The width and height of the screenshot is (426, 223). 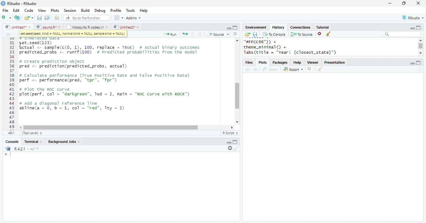 I want to click on Packages, so click(x=280, y=63).